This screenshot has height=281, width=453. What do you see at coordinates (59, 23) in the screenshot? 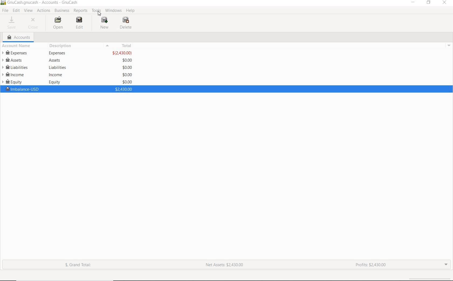
I see `OPEN` at bounding box center [59, 23].